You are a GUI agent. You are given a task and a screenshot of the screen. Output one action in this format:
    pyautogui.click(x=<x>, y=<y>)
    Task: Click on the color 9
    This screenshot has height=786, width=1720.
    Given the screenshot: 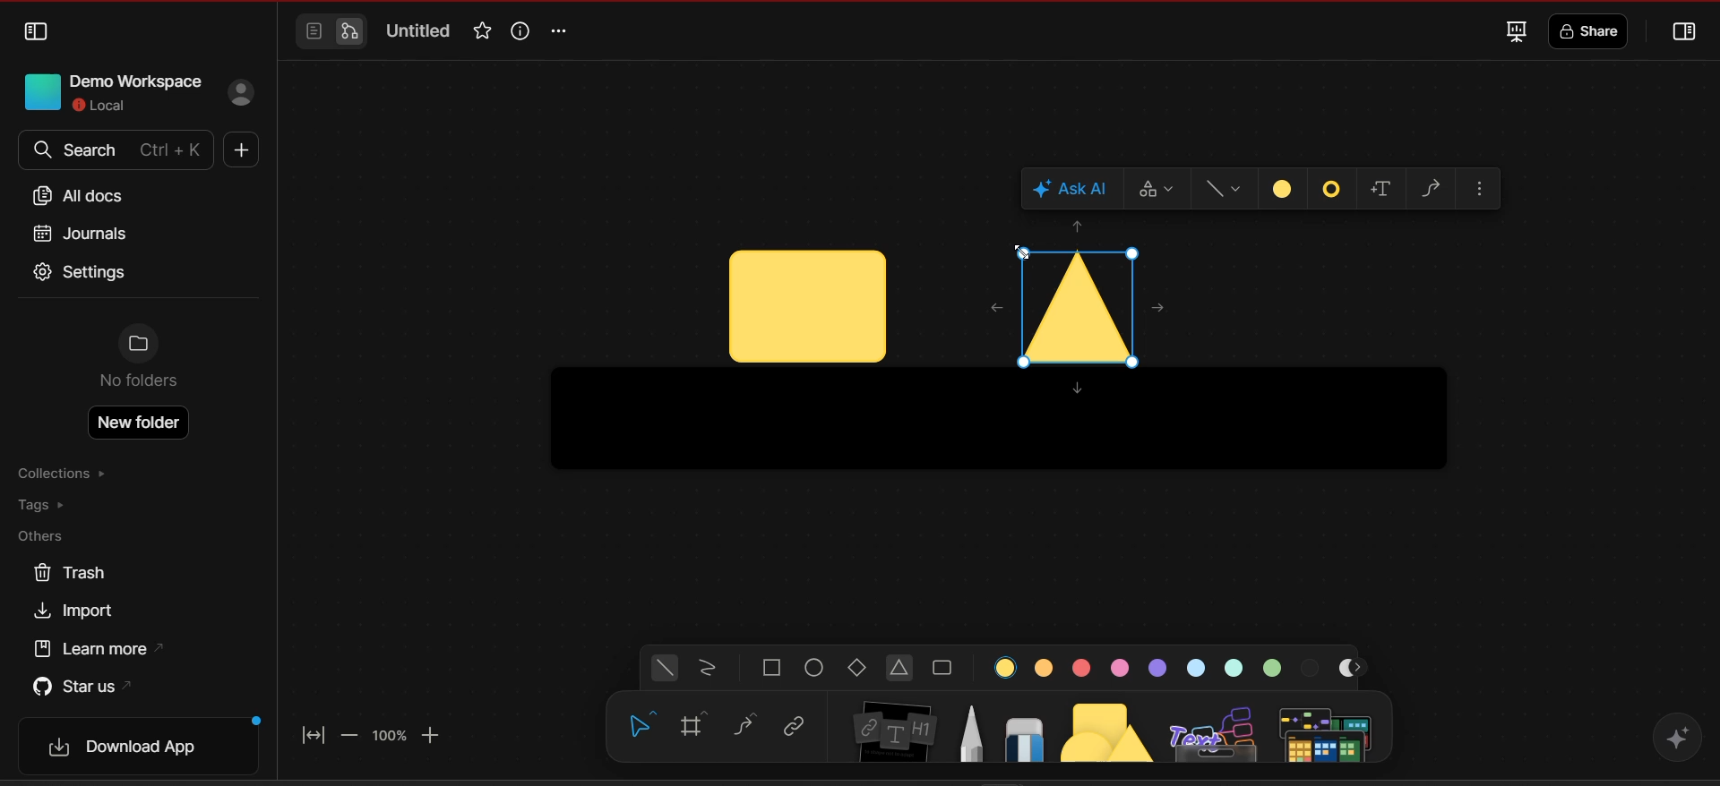 What is the action you would take?
    pyautogui.click(x=1312, y=666)
    